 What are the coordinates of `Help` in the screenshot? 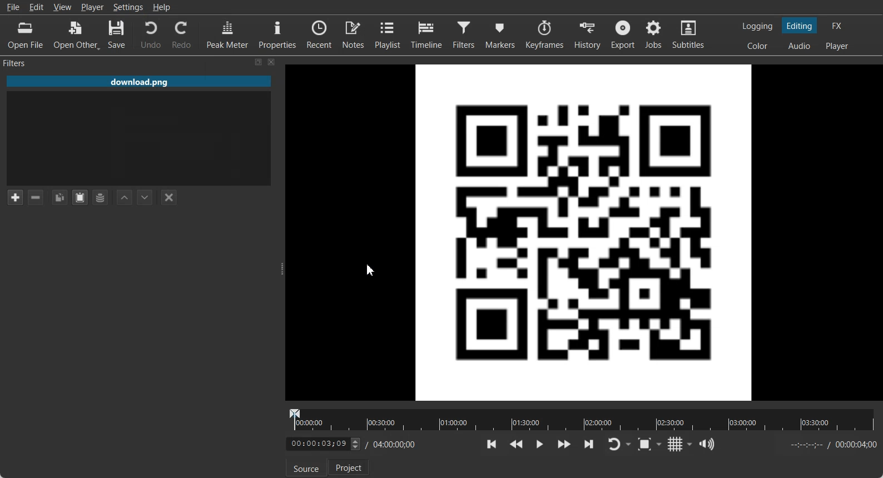 It's located at (161, 7).